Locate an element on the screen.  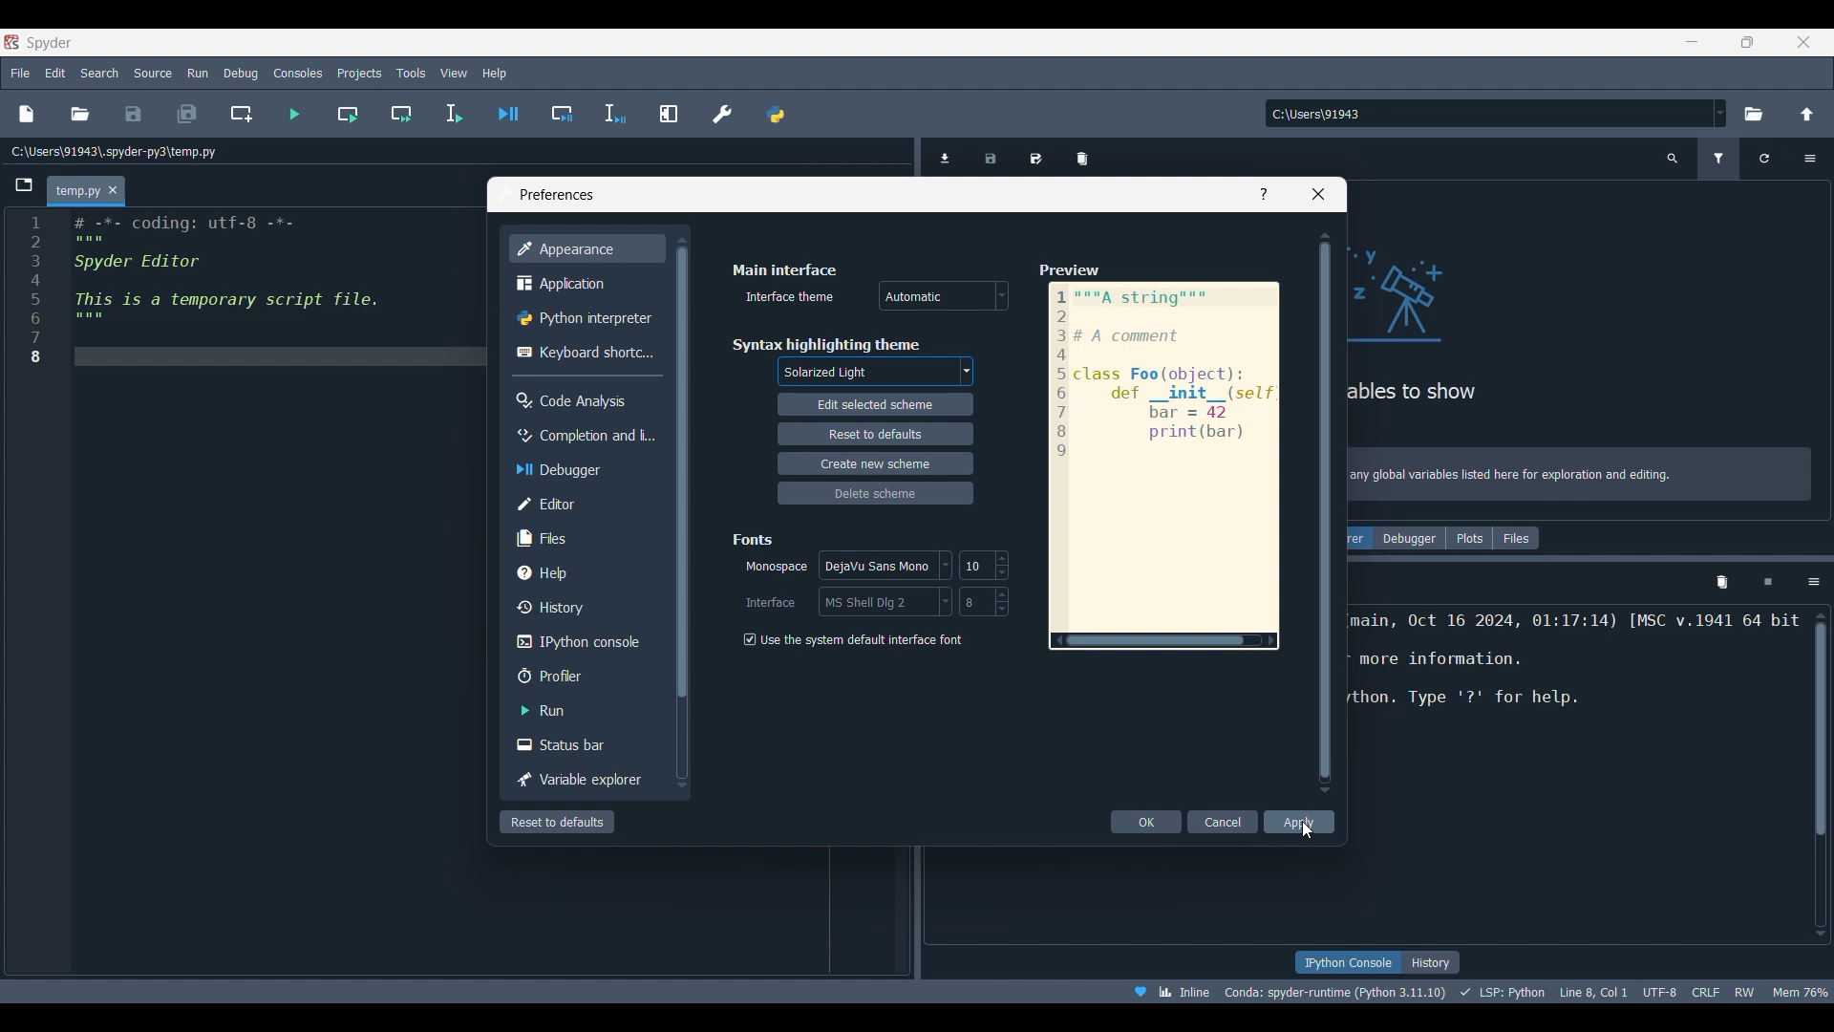
Section title is located at coordinates (753, 539).